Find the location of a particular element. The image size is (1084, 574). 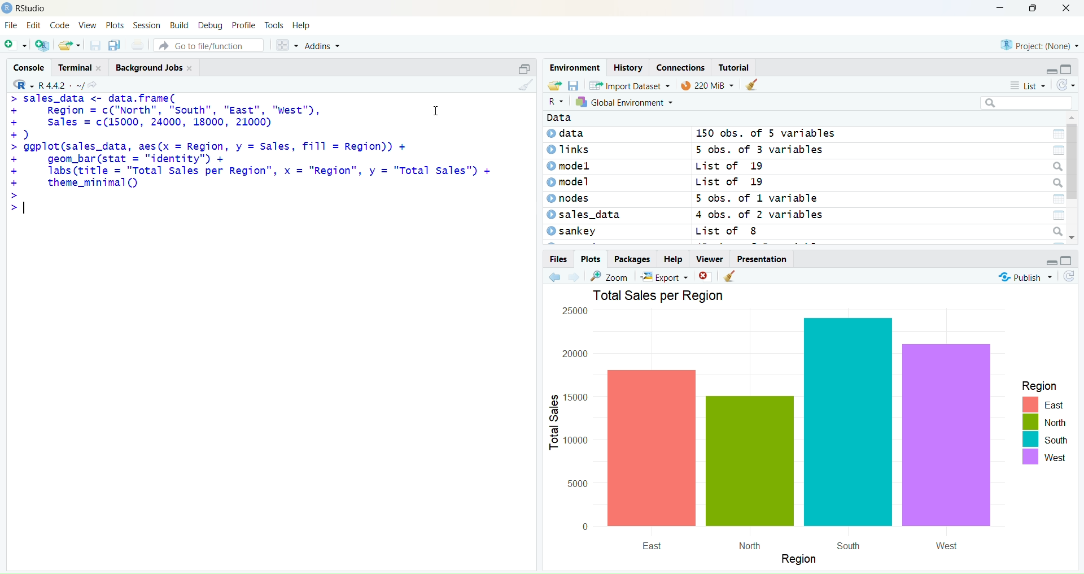

next is located at coordinates (578, 276).